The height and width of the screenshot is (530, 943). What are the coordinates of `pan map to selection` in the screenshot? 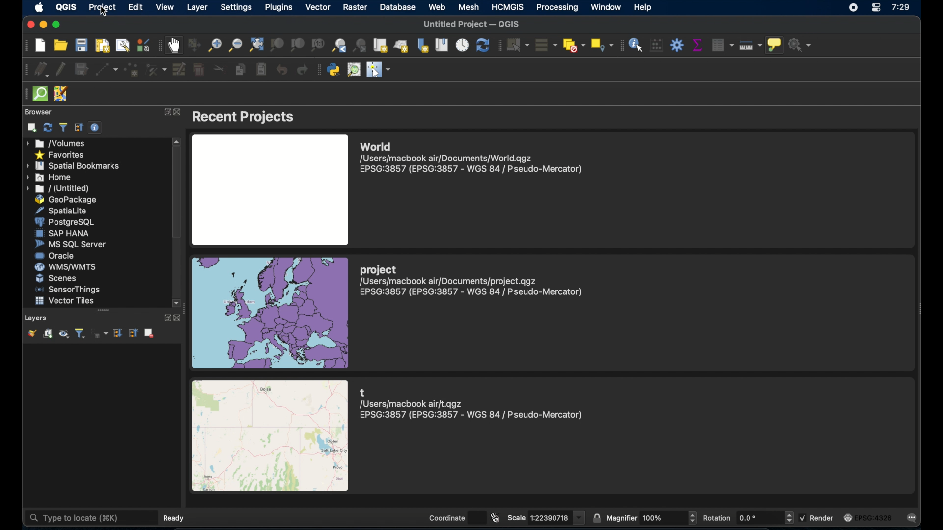 It's located at (193, 45).